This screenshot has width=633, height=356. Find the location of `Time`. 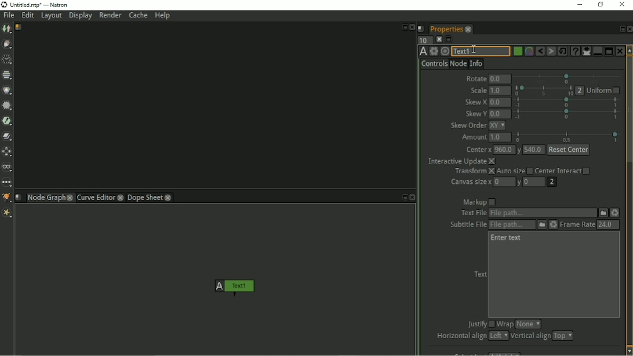

Time is located at coordinates (7, 60).